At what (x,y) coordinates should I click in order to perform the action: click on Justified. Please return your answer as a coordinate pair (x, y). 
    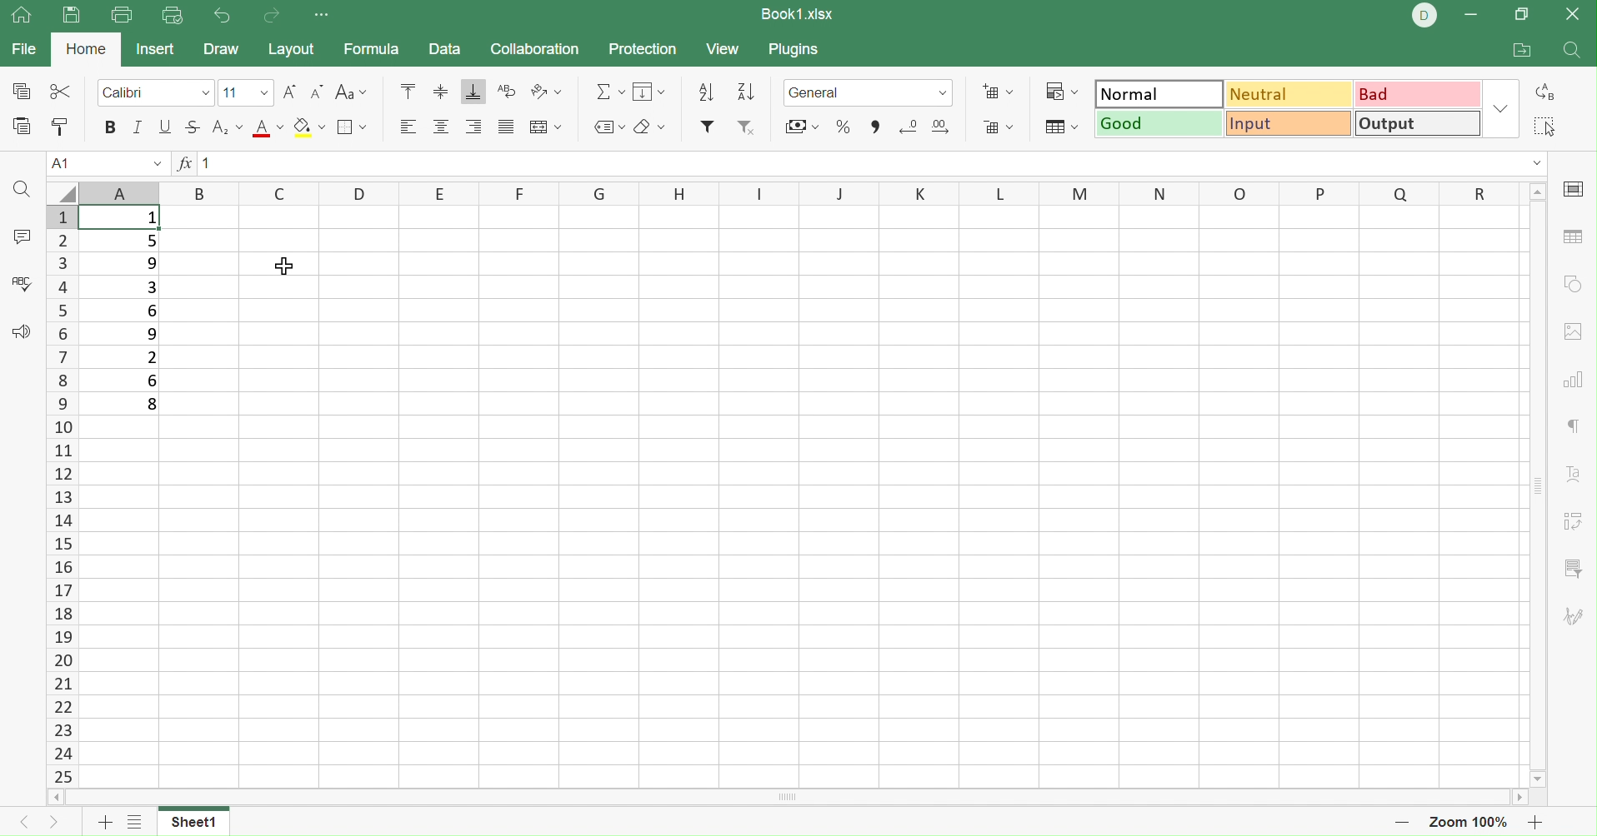
    Looking at the image, I should click on (507, 126).